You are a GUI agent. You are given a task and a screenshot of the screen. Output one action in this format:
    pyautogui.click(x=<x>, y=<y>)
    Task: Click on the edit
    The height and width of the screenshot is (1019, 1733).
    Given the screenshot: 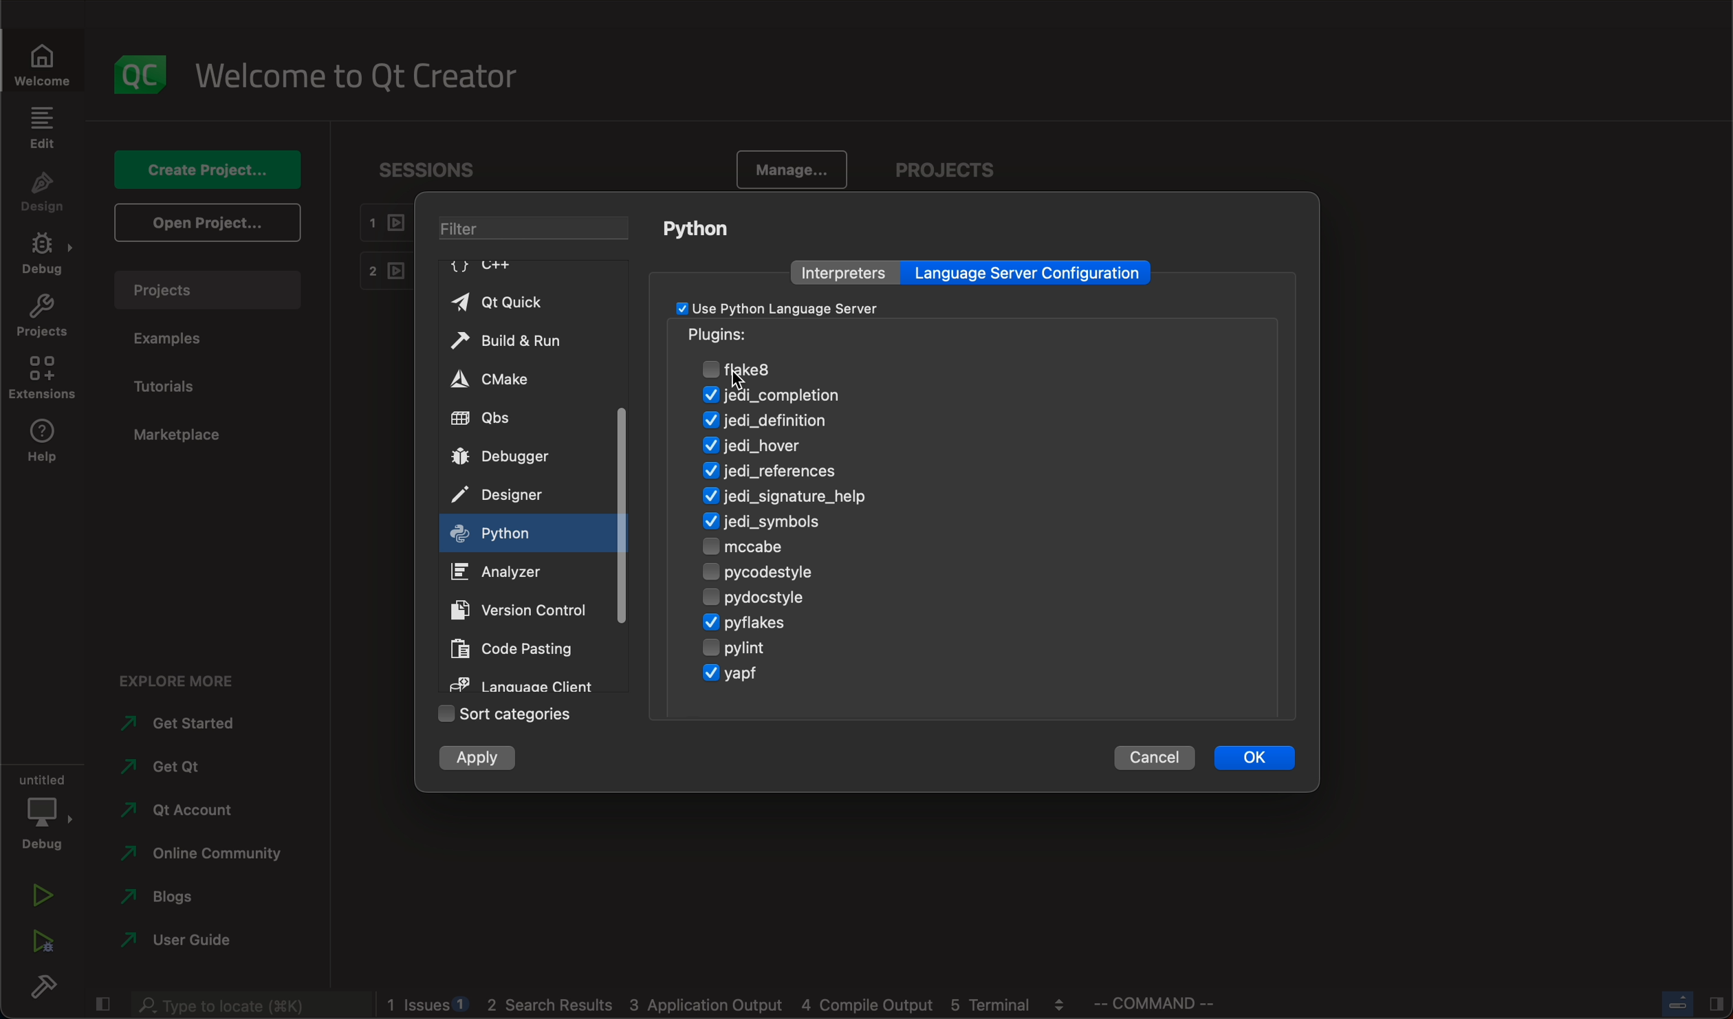 What is the action you would take?
    pyautogui.click(x=41, y=129)
    